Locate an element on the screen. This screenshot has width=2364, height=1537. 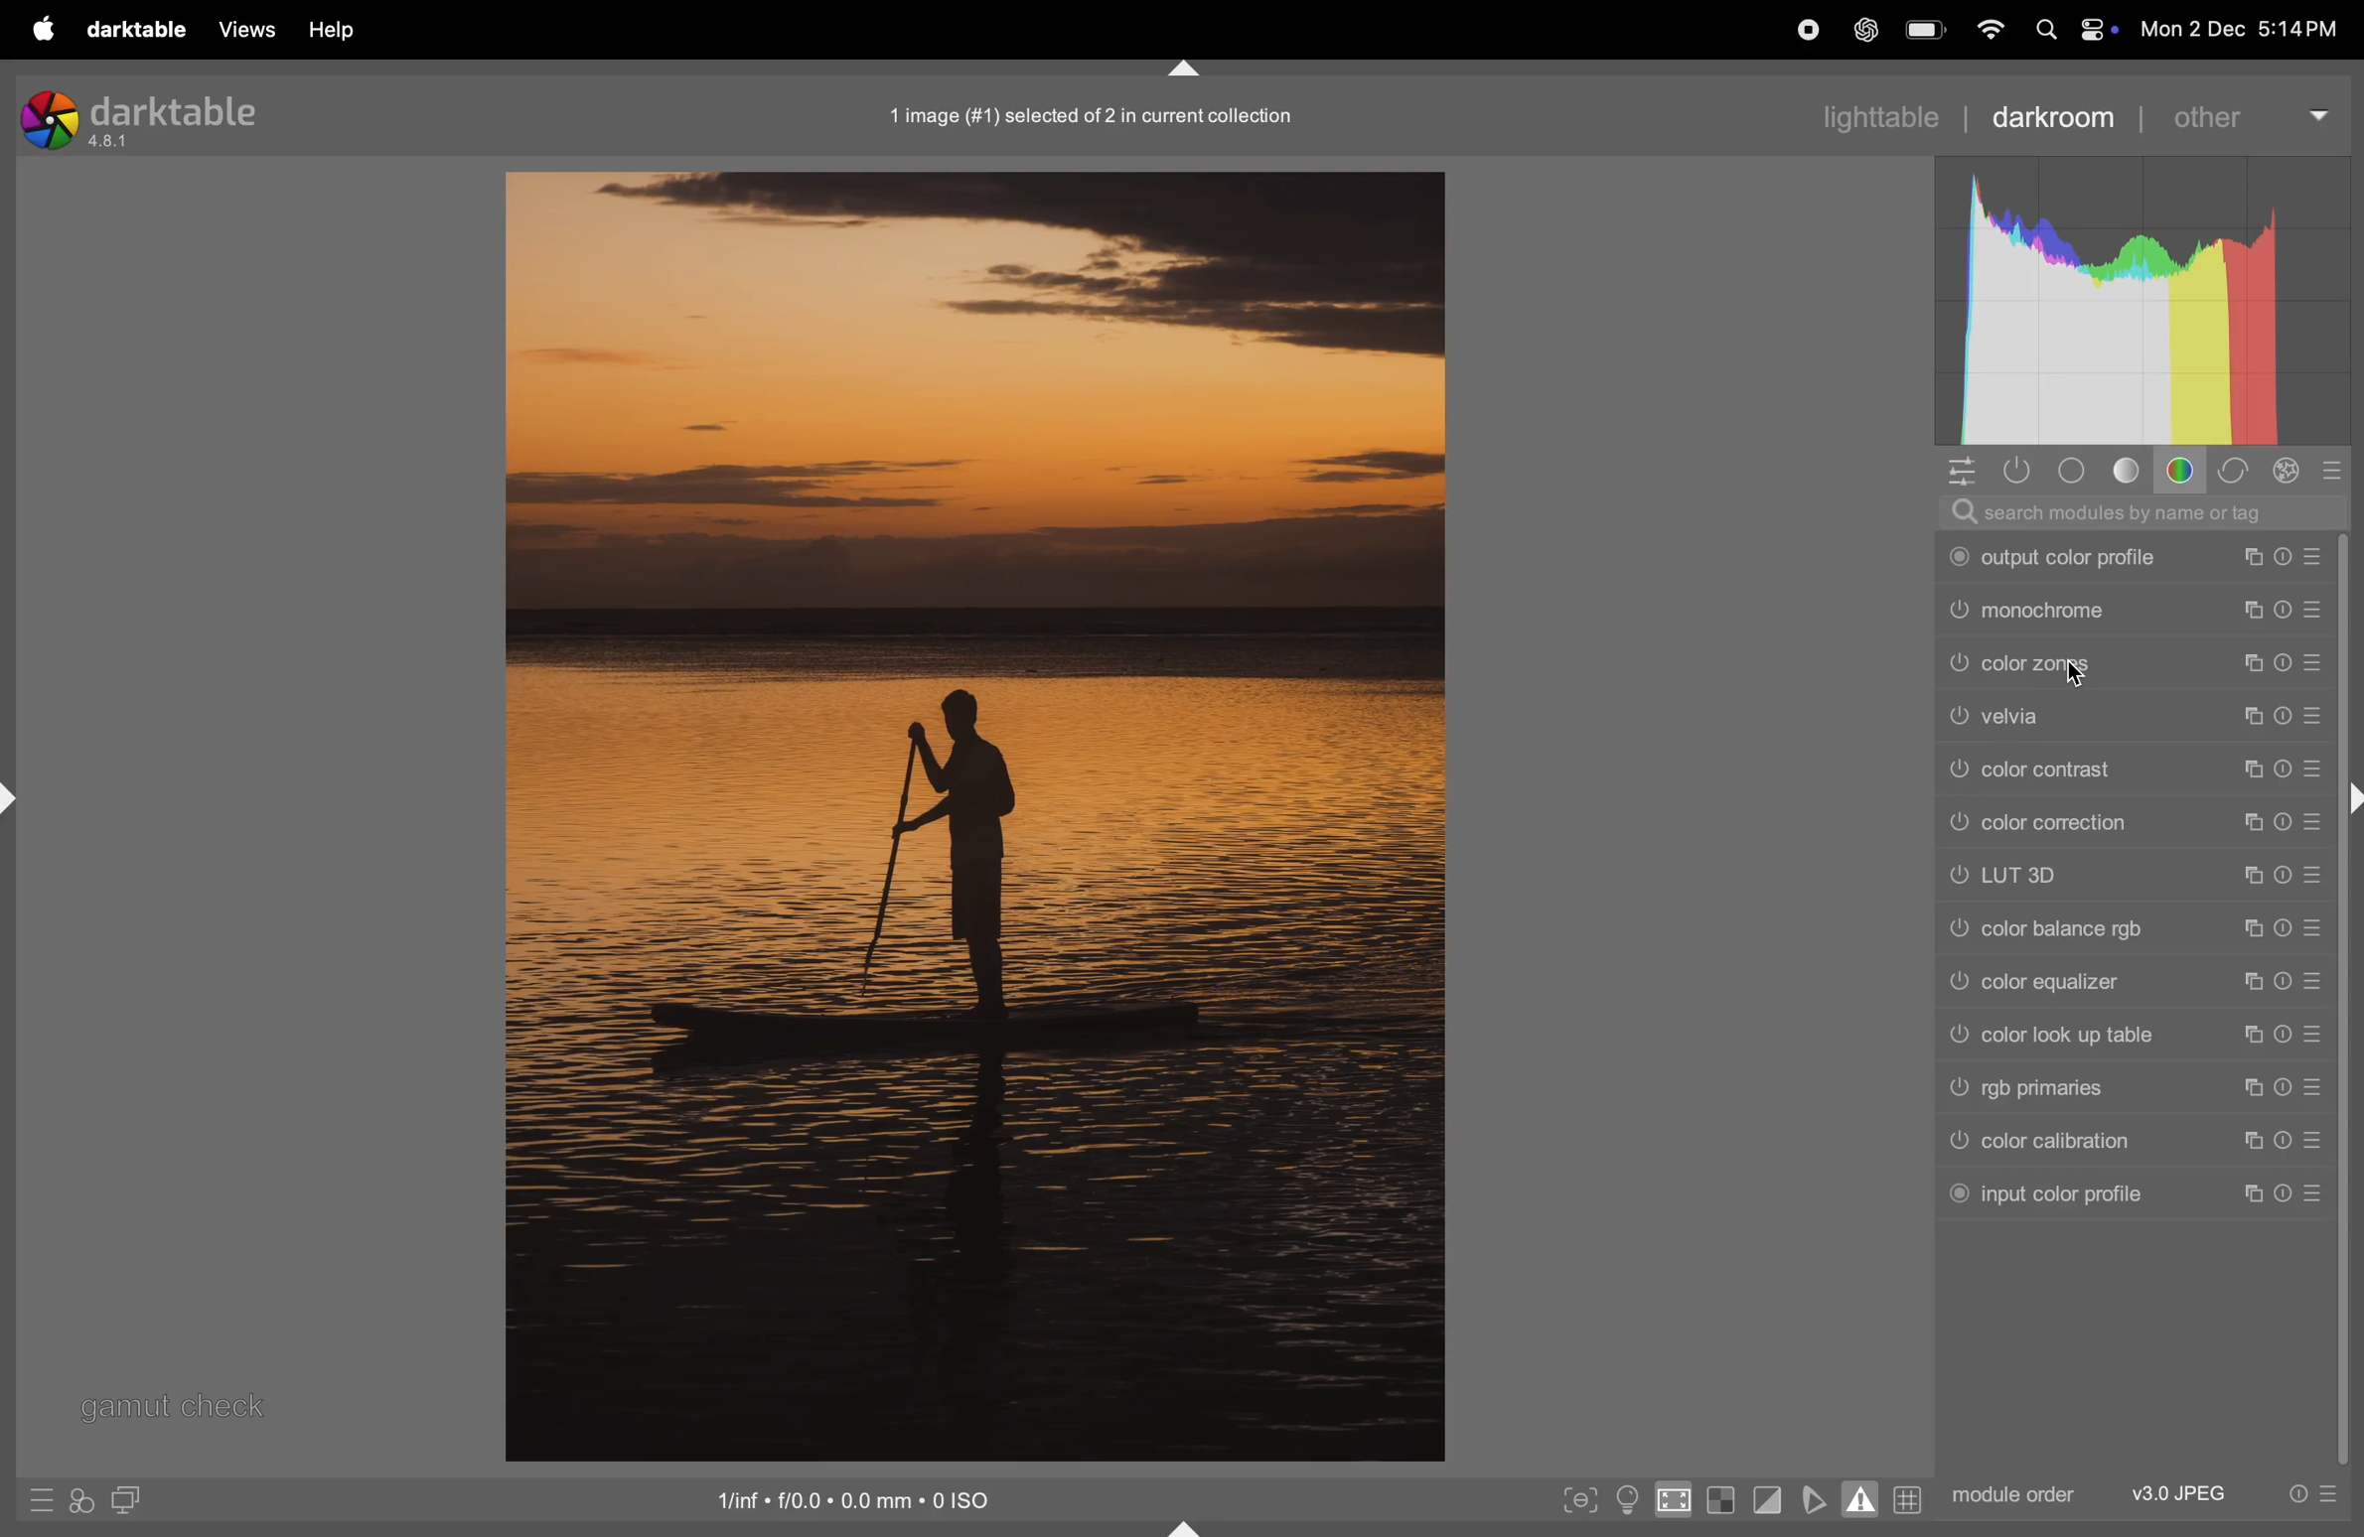
toggle gaamut checking is located at coordinates (1857, 1497).